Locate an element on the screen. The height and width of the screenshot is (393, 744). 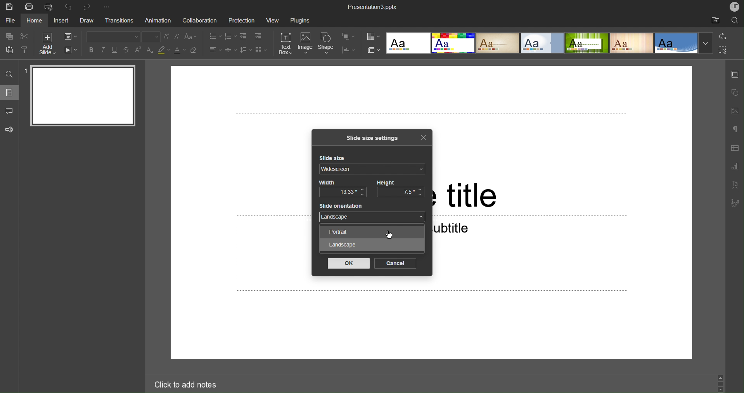
7.5" is located at coordinates (401, 192).